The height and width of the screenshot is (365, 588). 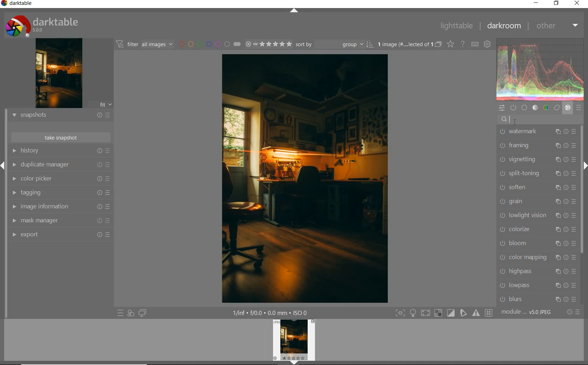 I want to click on color, so click(x=546, y=107).